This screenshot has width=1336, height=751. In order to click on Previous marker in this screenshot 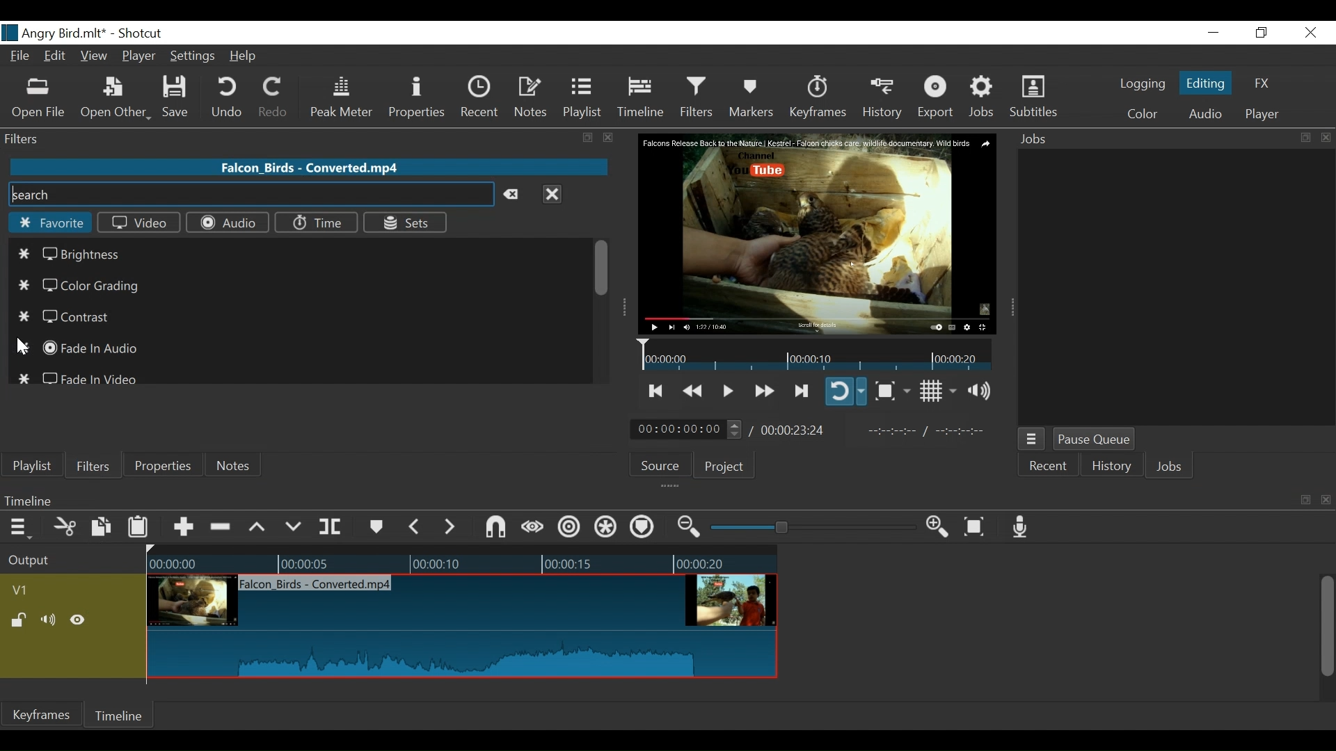, I will do `click(415, 526)`.